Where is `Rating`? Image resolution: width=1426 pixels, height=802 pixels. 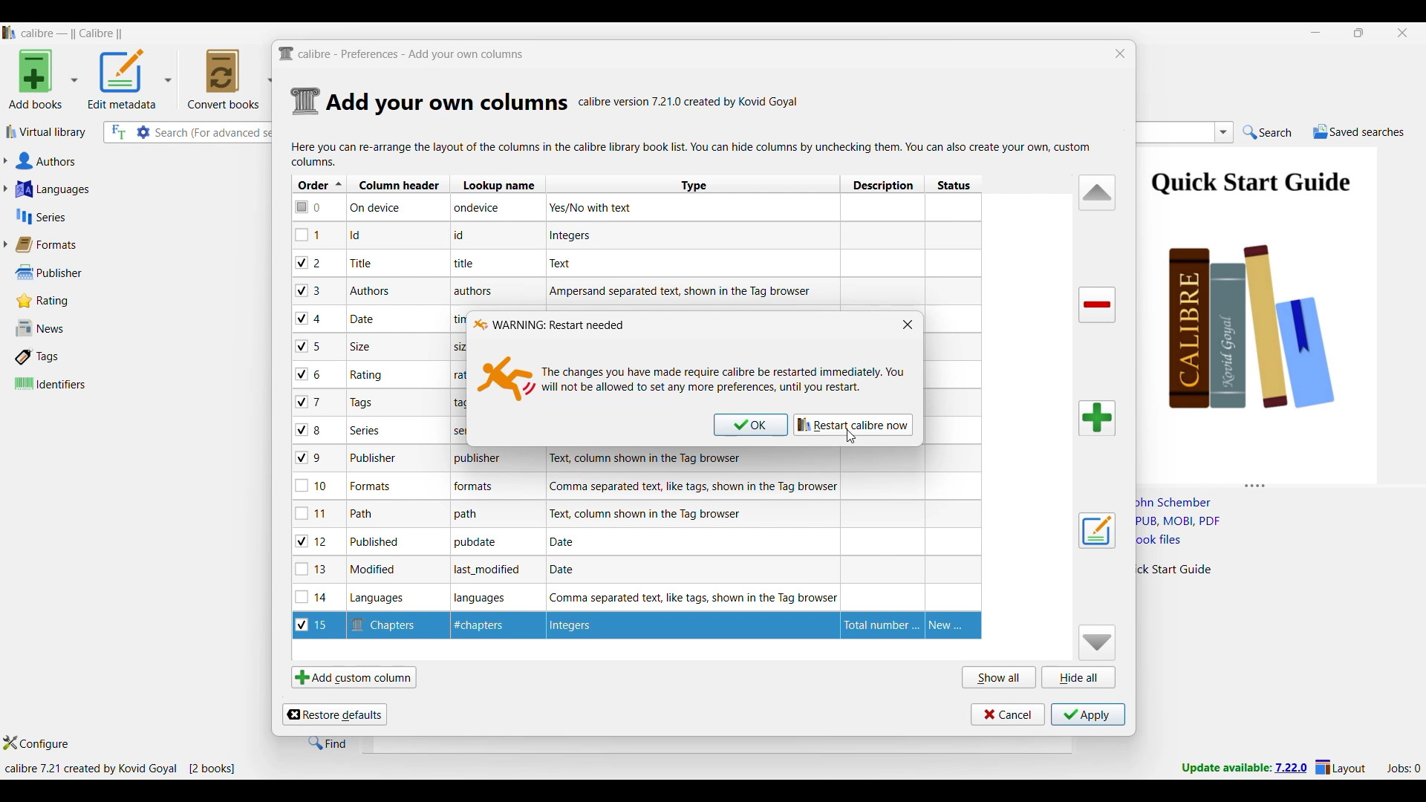 Rating is located at coordinates (51, 301).